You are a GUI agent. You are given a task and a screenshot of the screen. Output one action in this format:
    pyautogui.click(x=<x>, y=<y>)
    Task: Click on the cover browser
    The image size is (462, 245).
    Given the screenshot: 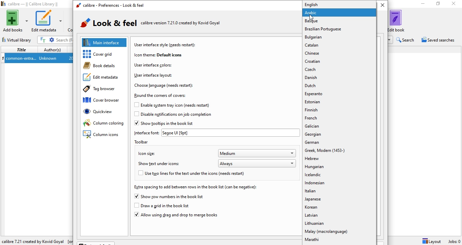 What is the action you would take?
    pyautogui.click(x=105, y=101)
    